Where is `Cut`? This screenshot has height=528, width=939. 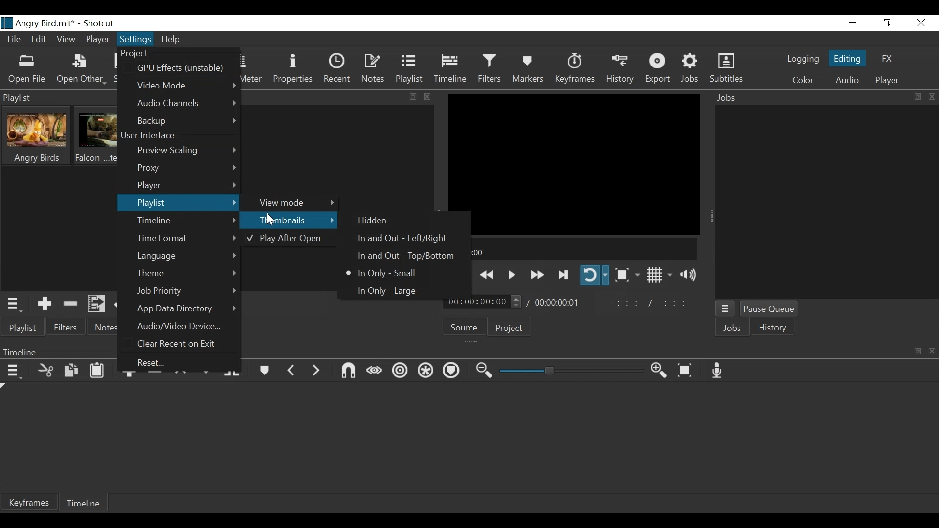 Cut is located at coordinates (45, 372).